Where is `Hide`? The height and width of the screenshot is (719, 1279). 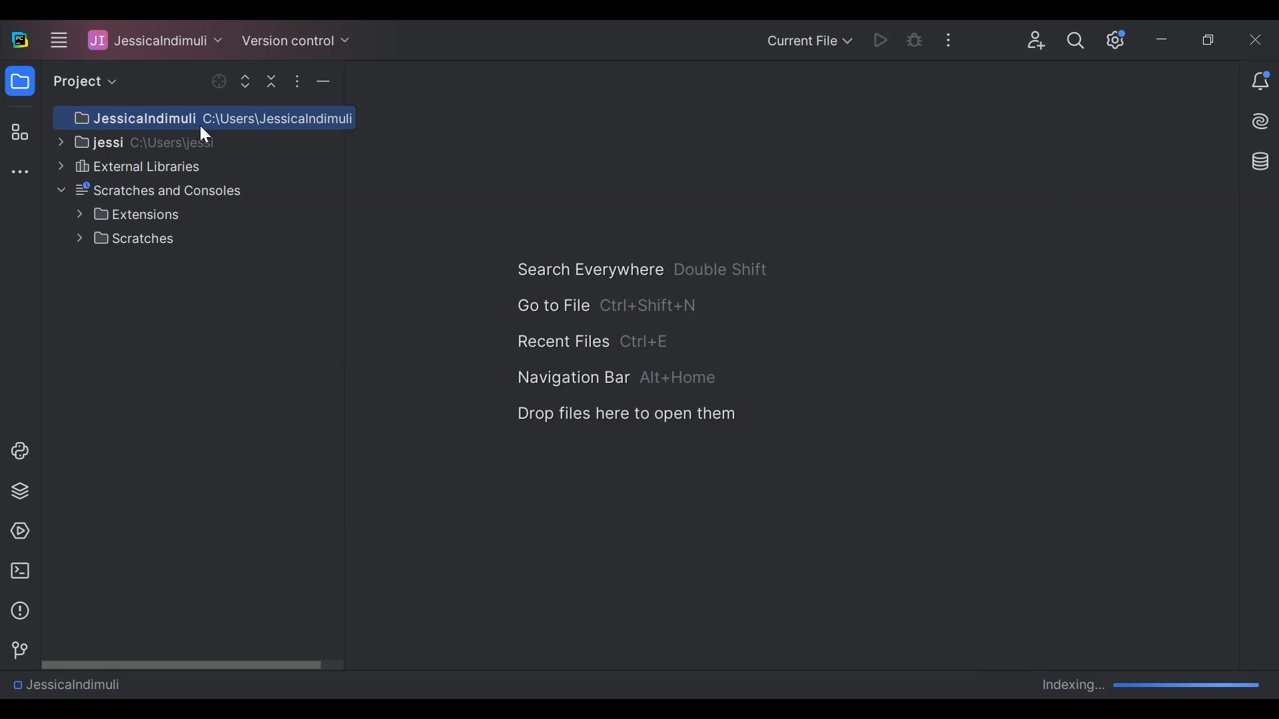 Hide is located at coordinates (323, 81).